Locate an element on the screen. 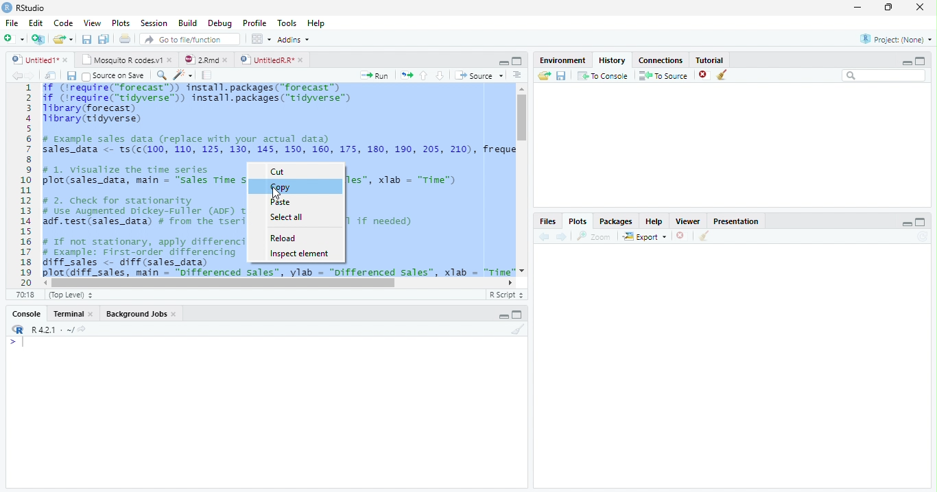 This screenshot has width=937, height=492. Session is located at coordinates (155, 23).